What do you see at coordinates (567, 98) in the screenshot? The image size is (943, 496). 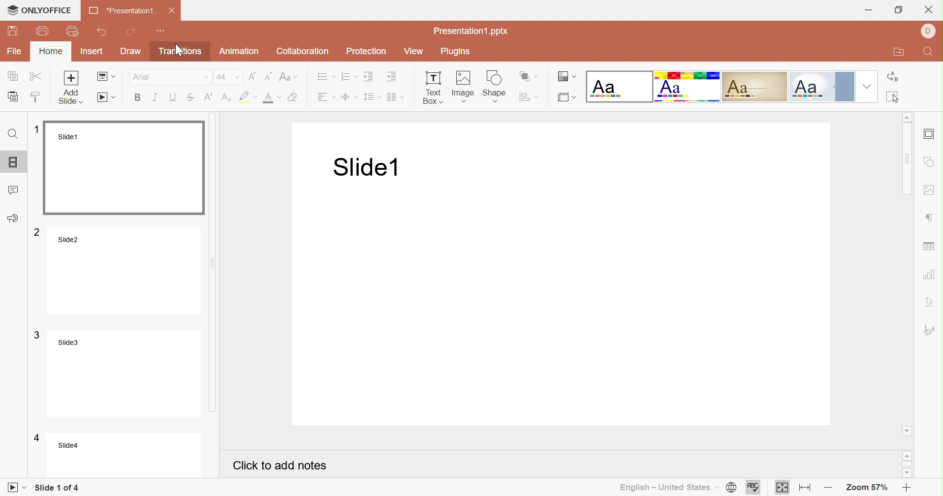 I see `Select slide size` at bounding box center [567, 98].